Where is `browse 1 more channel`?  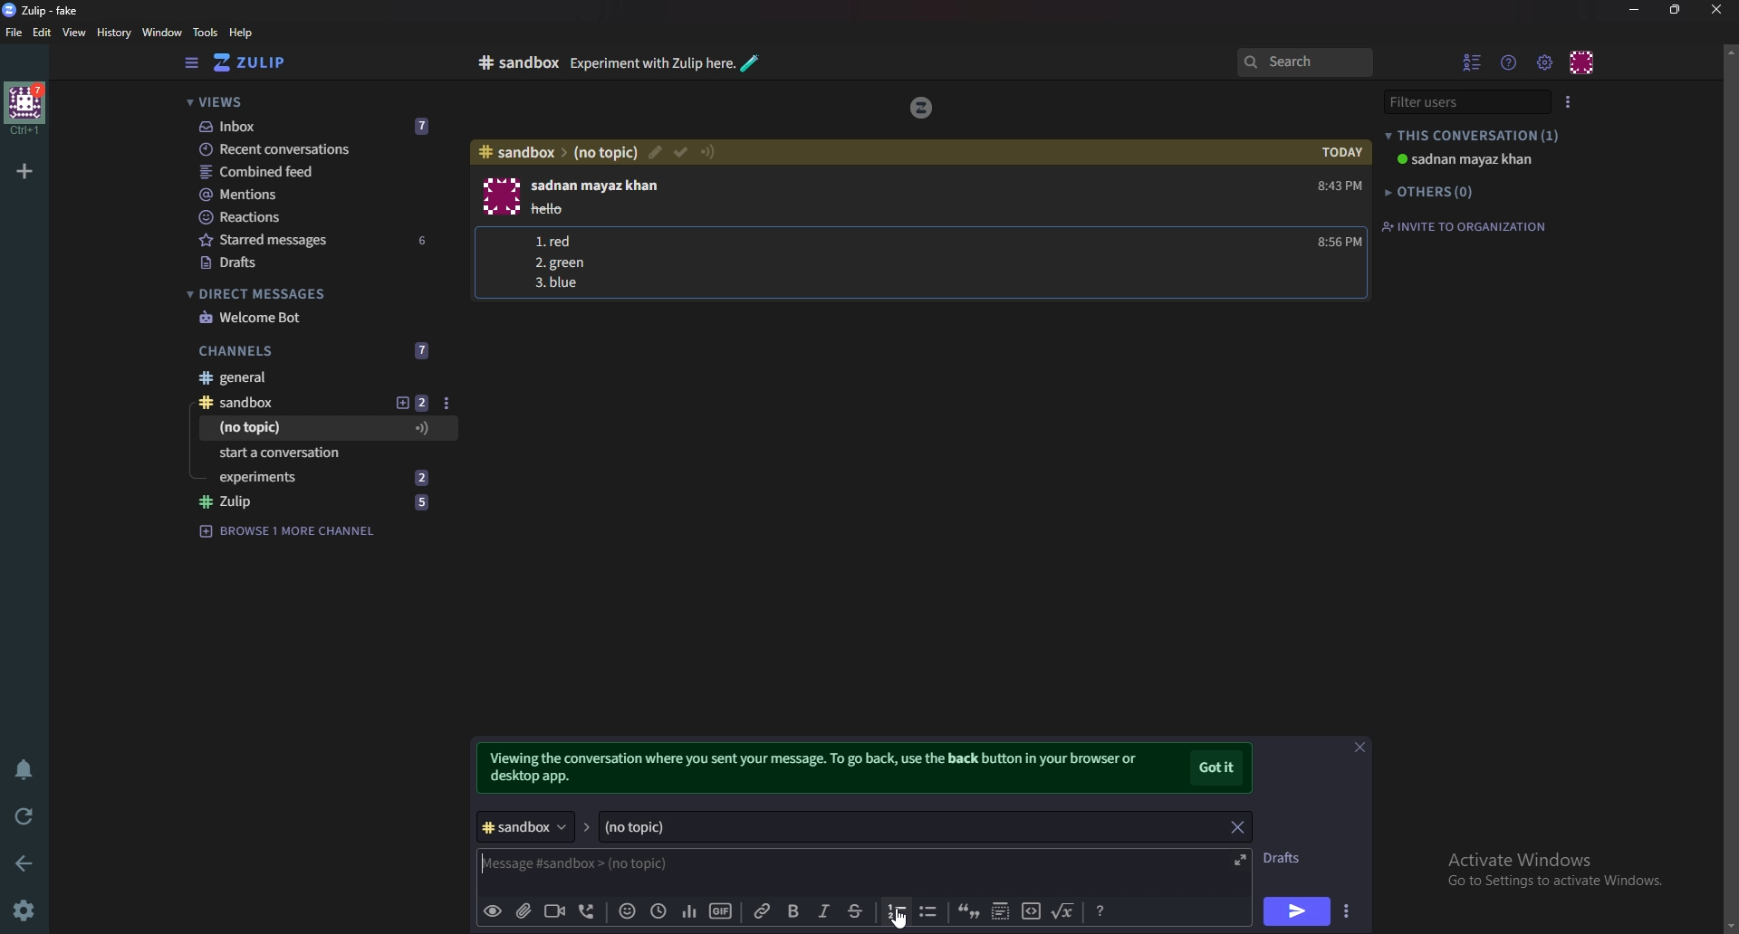
browse 1 more channel is located at coordinates (286, 529).